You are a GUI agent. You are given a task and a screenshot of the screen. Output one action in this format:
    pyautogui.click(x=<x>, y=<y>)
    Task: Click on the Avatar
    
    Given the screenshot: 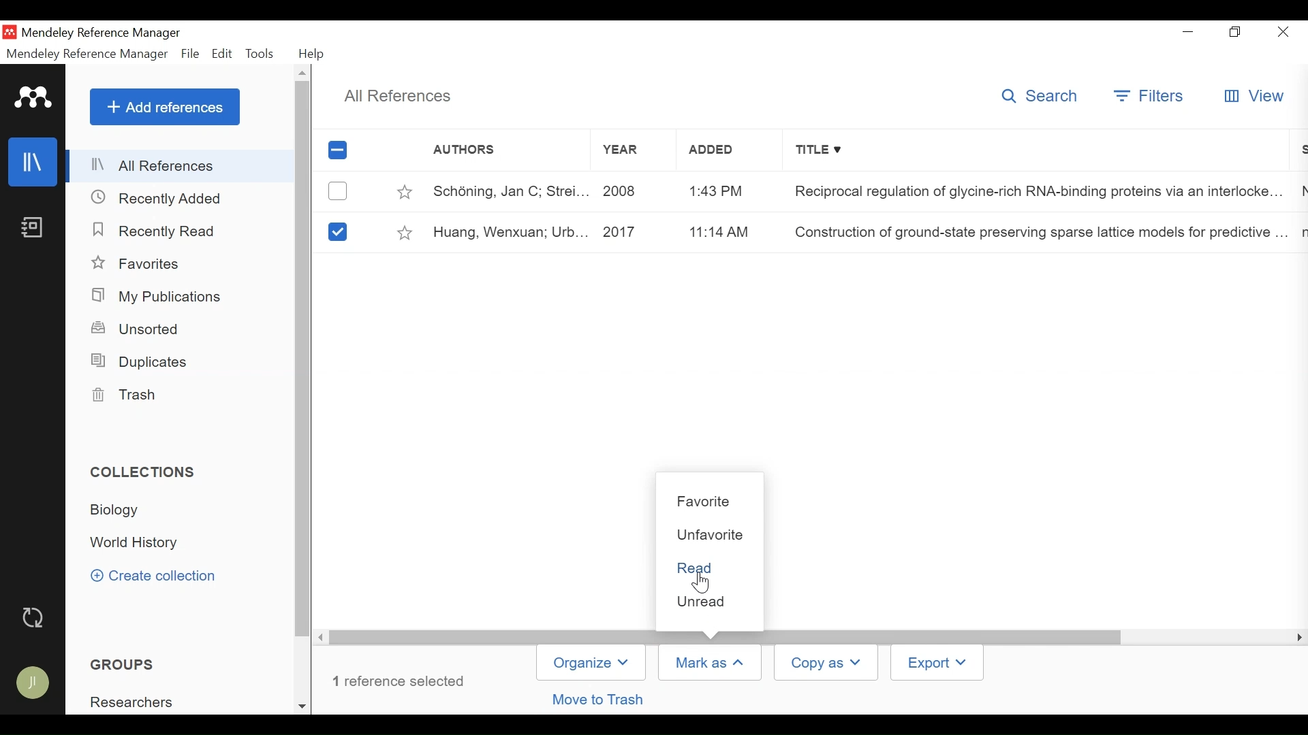 What is the action you would take?
    pyautogui.click(x=33, y=684)
    